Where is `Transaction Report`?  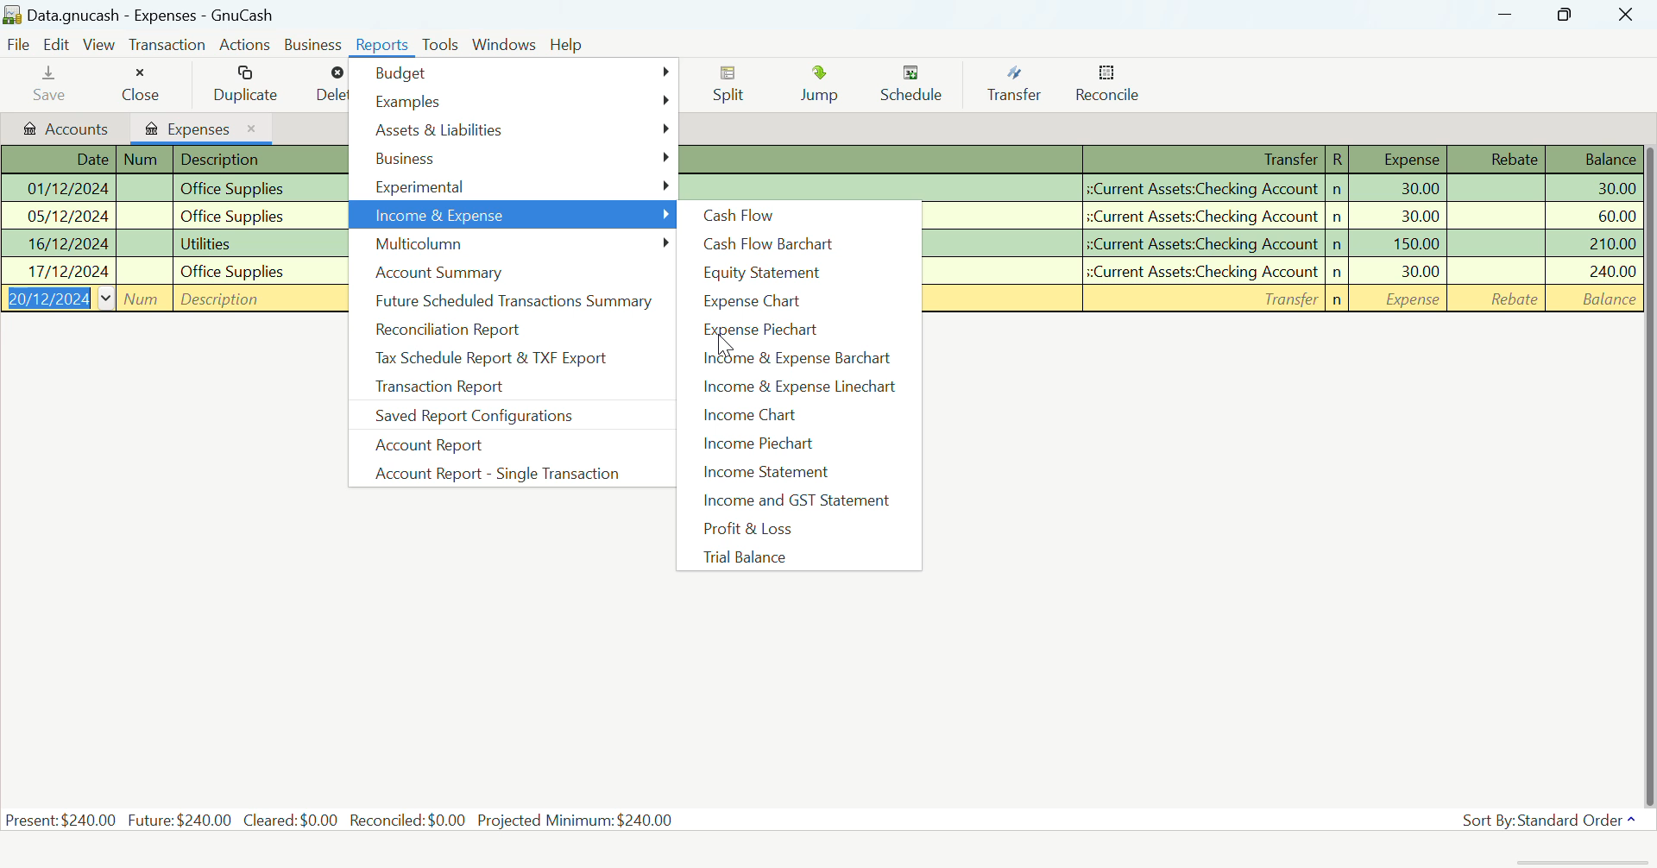 Transaction Report is located at coordinates (487, 389).